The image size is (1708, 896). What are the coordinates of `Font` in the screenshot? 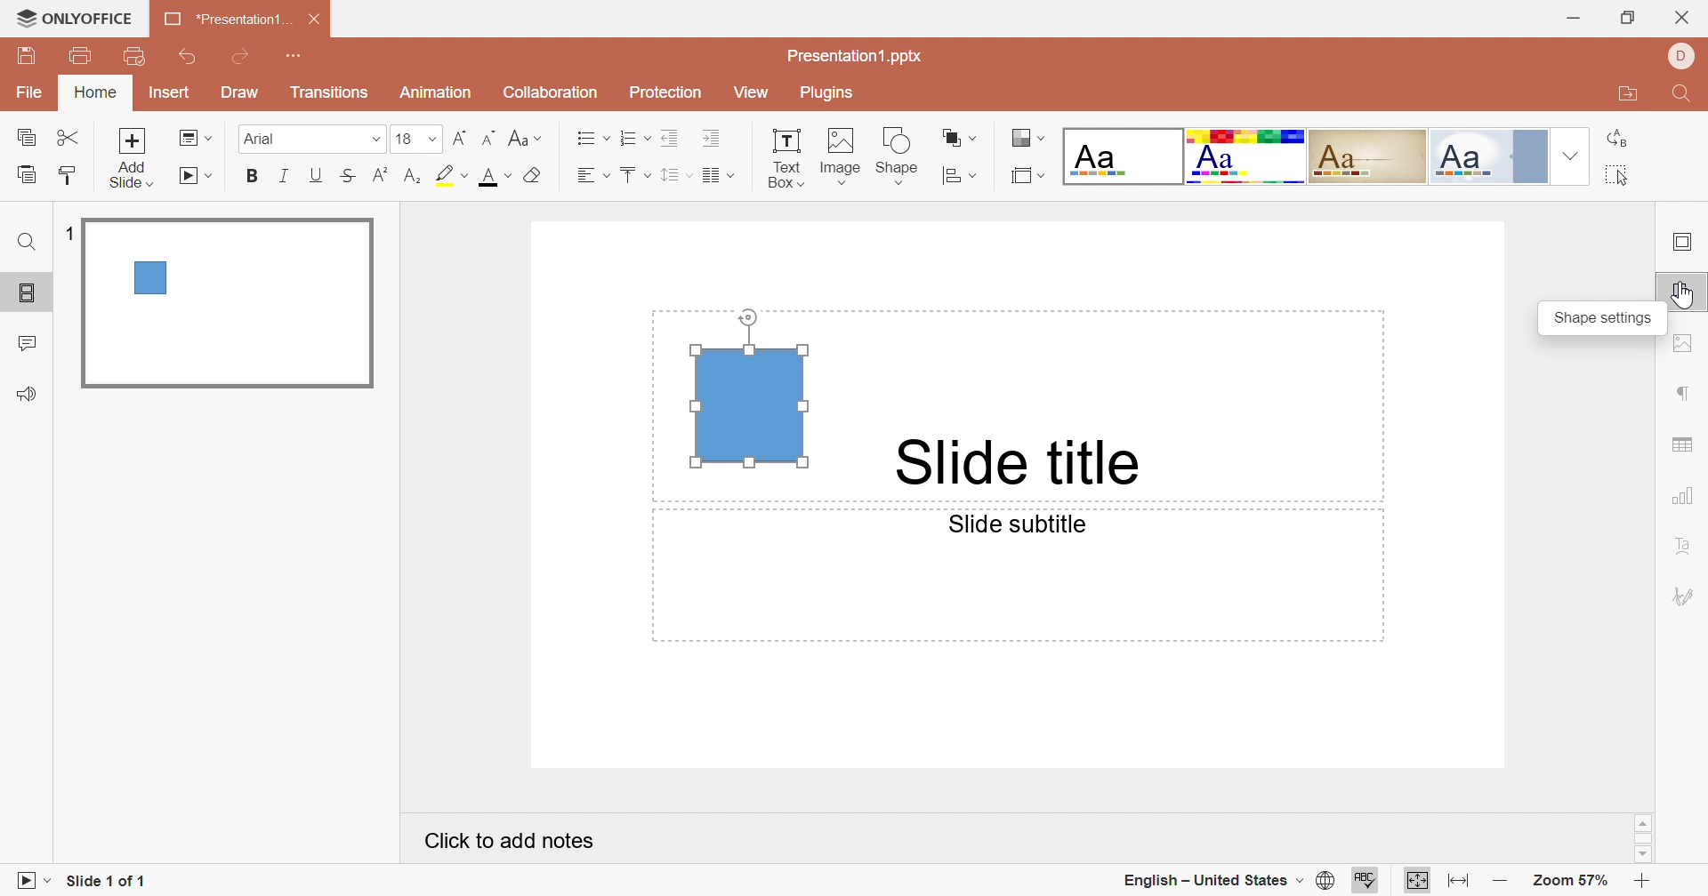 It's located at (311, 136).